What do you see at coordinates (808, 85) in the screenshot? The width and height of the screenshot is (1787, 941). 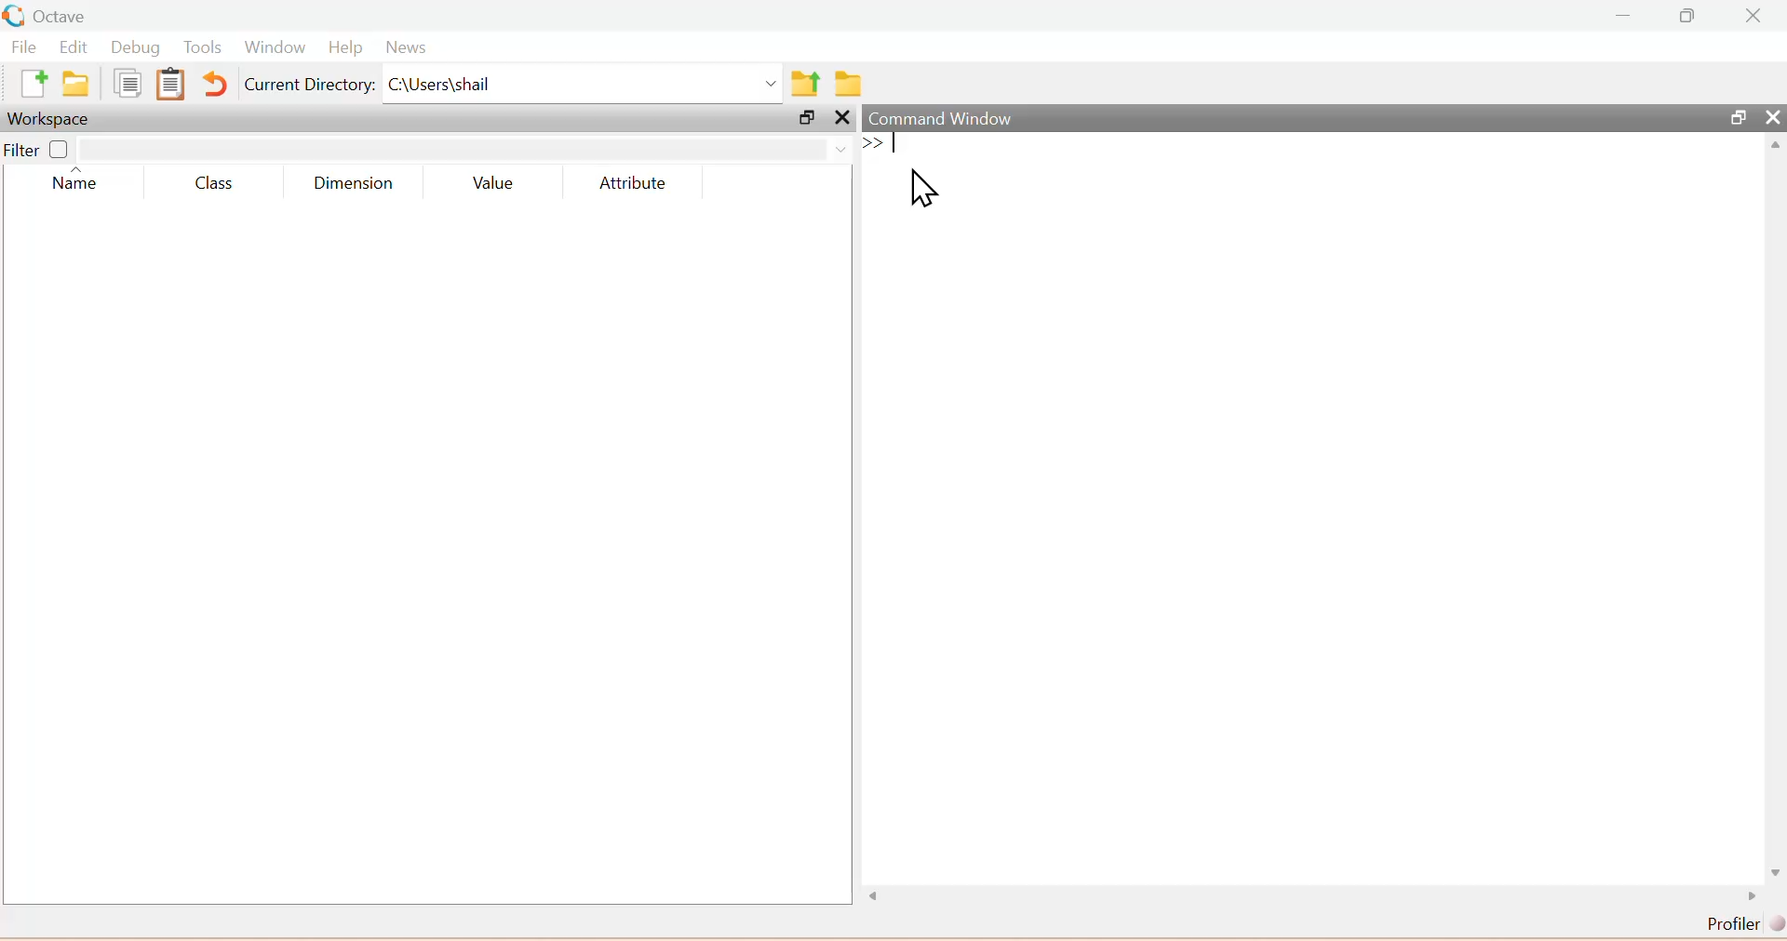 I see `one directory up` at bounding box center [808, 85].